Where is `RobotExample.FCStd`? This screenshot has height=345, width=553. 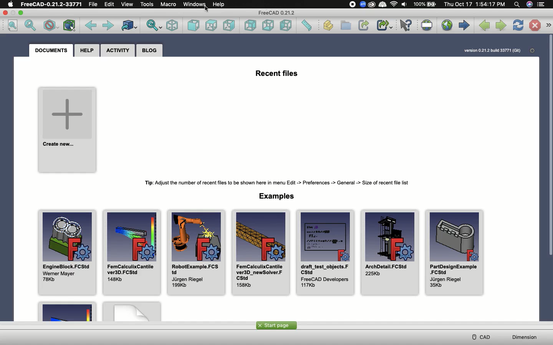 RobotExample.FCStd is located at coordinates (196, 252).